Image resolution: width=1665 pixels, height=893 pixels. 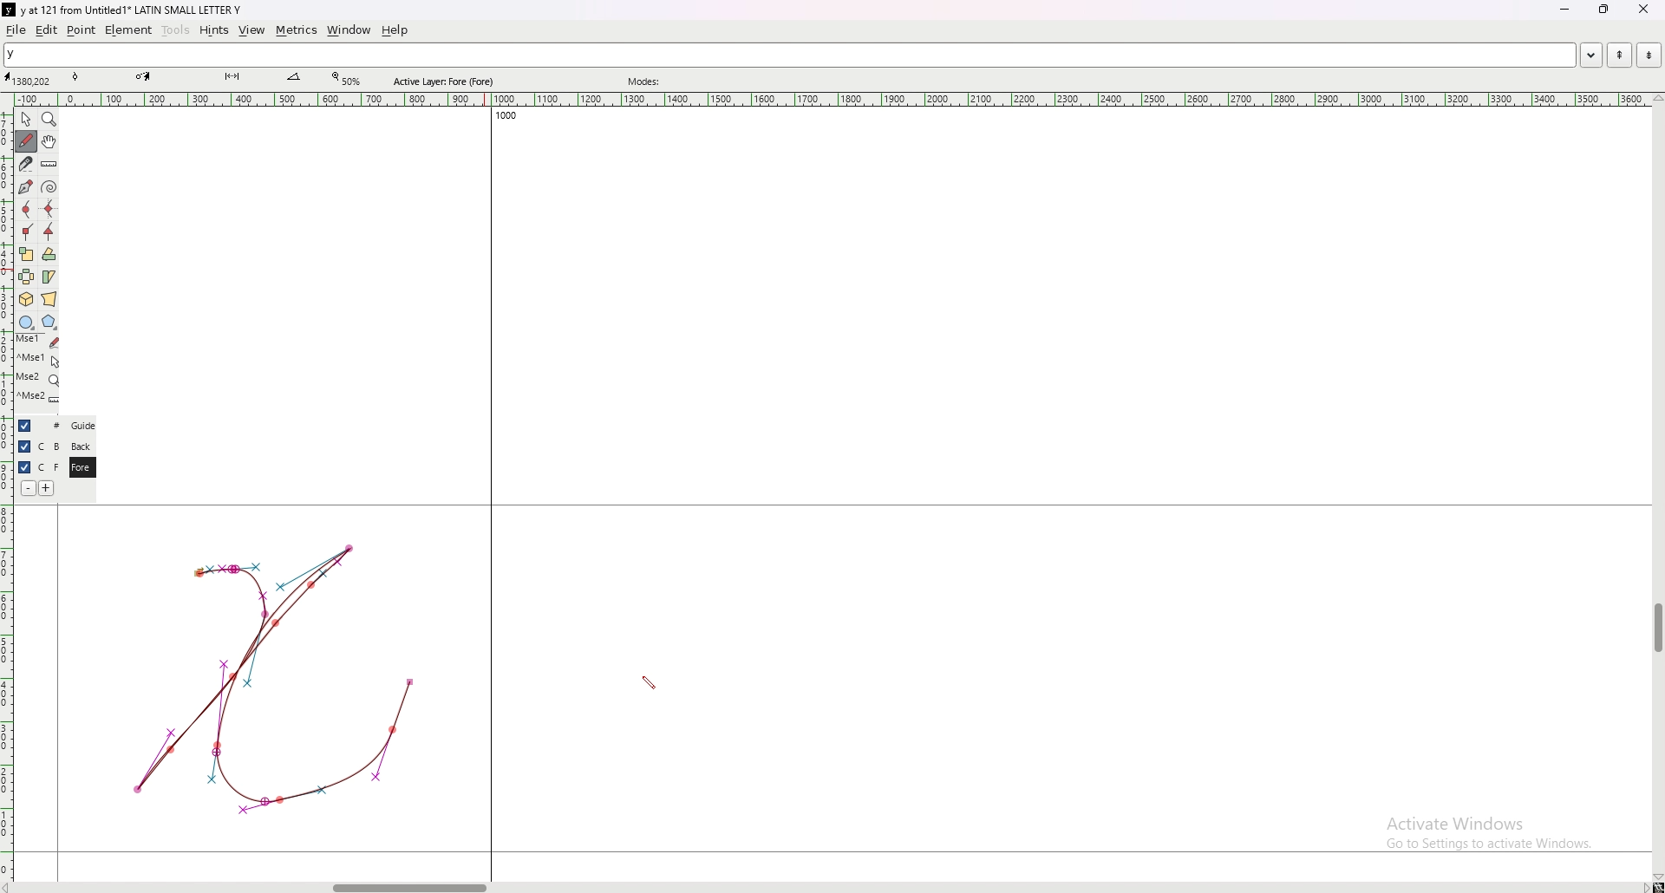 I want to click on tools, so click(x=176, y=30).